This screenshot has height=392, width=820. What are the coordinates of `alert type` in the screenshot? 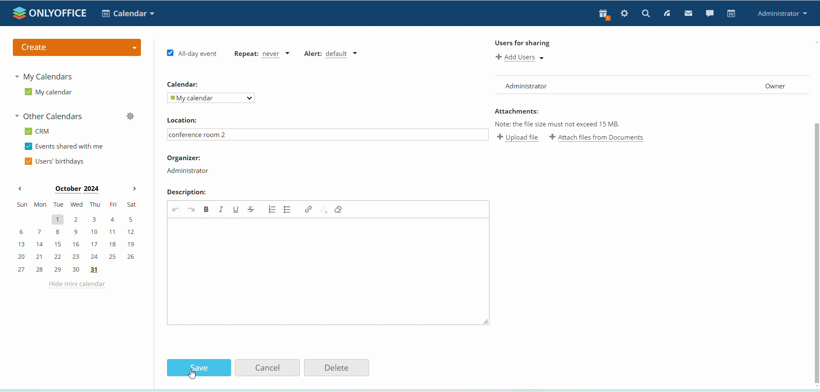 It's located at (330, 54).